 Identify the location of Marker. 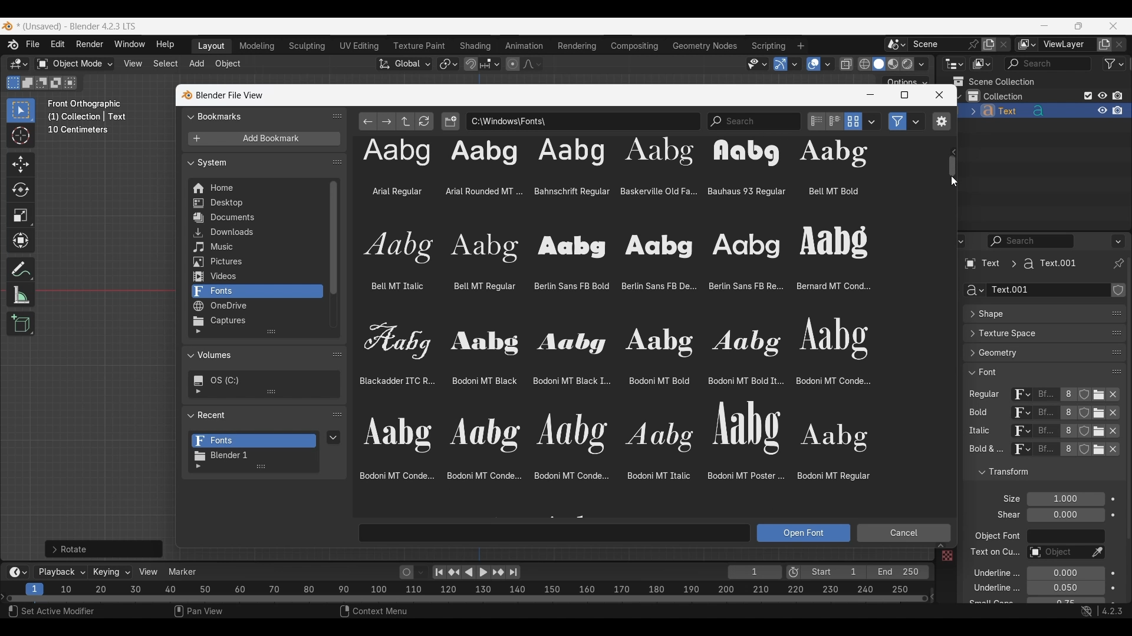
(183, 572).